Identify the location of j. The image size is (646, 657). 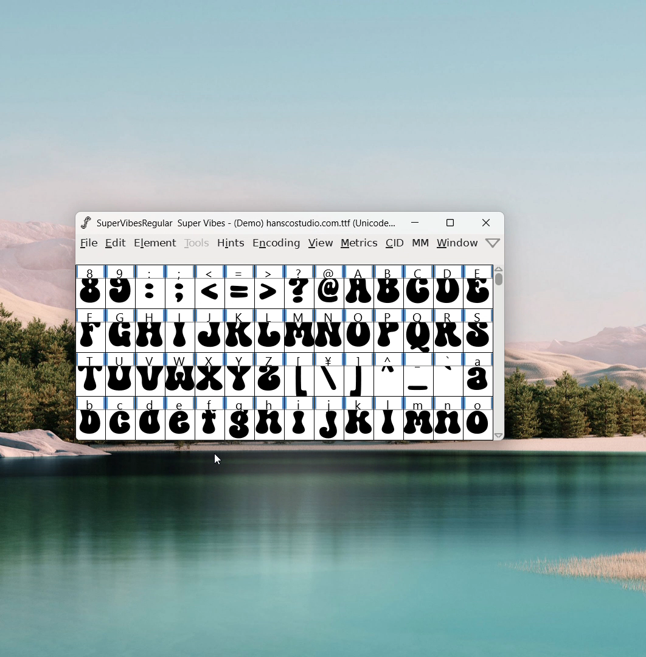
(330, 418).